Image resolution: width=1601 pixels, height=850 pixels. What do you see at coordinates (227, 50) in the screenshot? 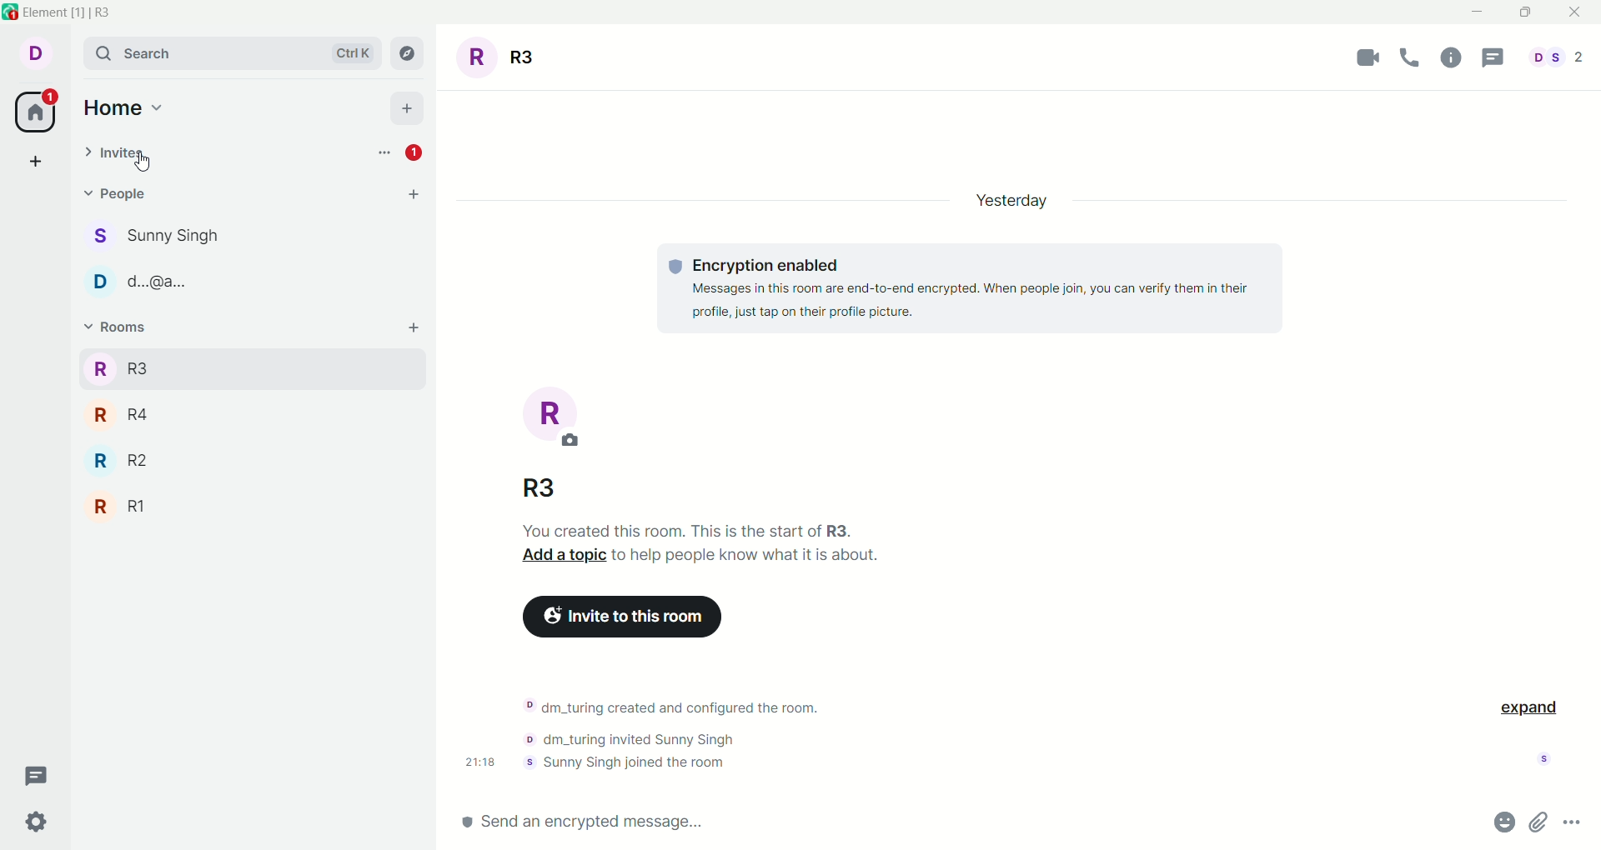
I see `search` at bounding box center [227, 50].